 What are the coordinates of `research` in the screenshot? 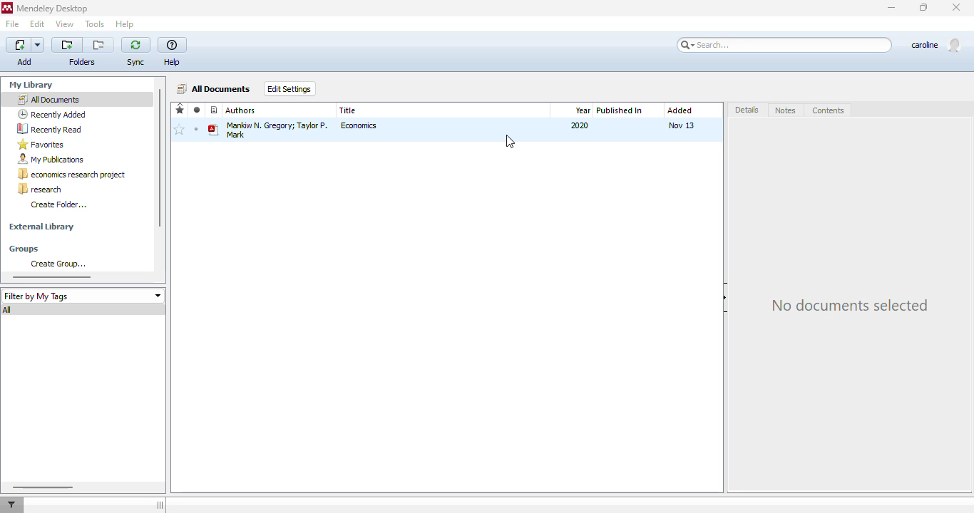 It's located at (40, 189).